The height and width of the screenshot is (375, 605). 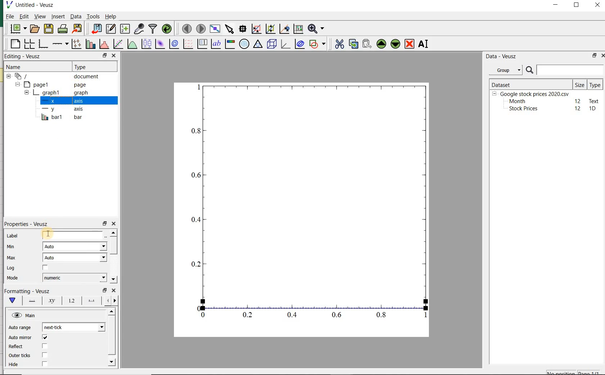 What do you see at coordinates (49, 29) in the screenshot?
I see `save the document` at bounding box center [49, 29].